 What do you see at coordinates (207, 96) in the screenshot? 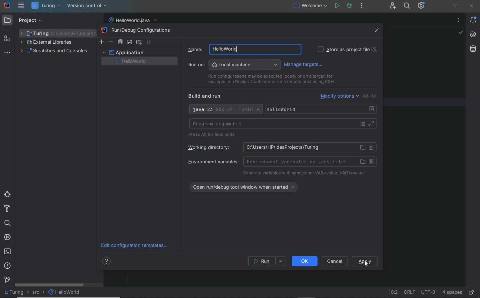
I see `Build and Run` at bounding box center [207, 96].